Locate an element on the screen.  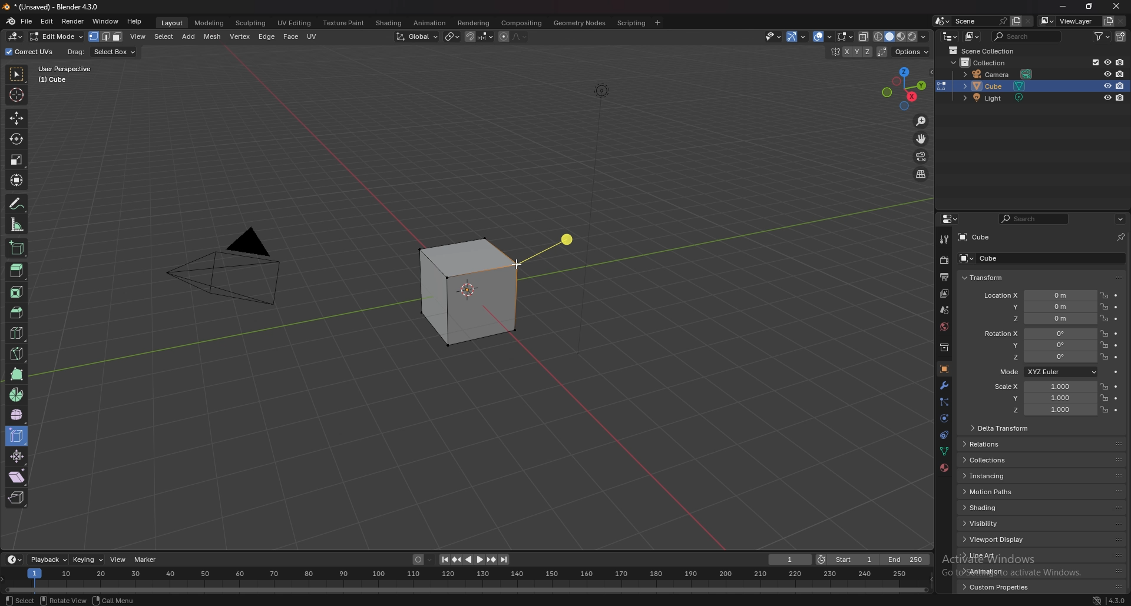
 is located at coordinates (772, 36).